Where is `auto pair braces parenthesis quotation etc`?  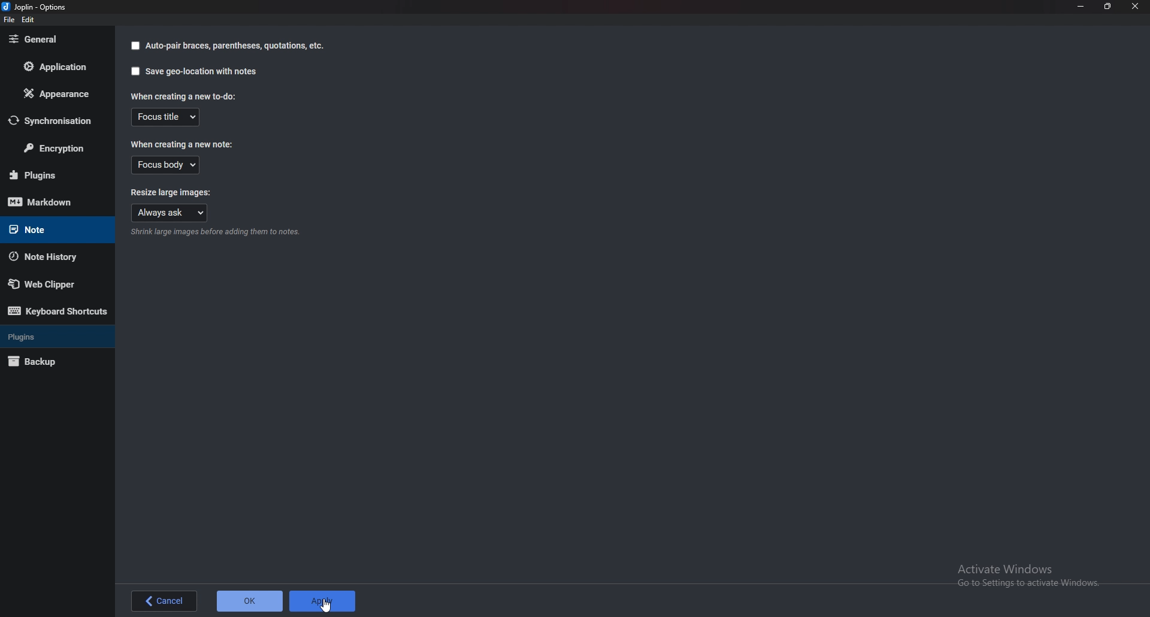 auto pair braces parenthesis quotation etc is located at coordinates (235, 46).